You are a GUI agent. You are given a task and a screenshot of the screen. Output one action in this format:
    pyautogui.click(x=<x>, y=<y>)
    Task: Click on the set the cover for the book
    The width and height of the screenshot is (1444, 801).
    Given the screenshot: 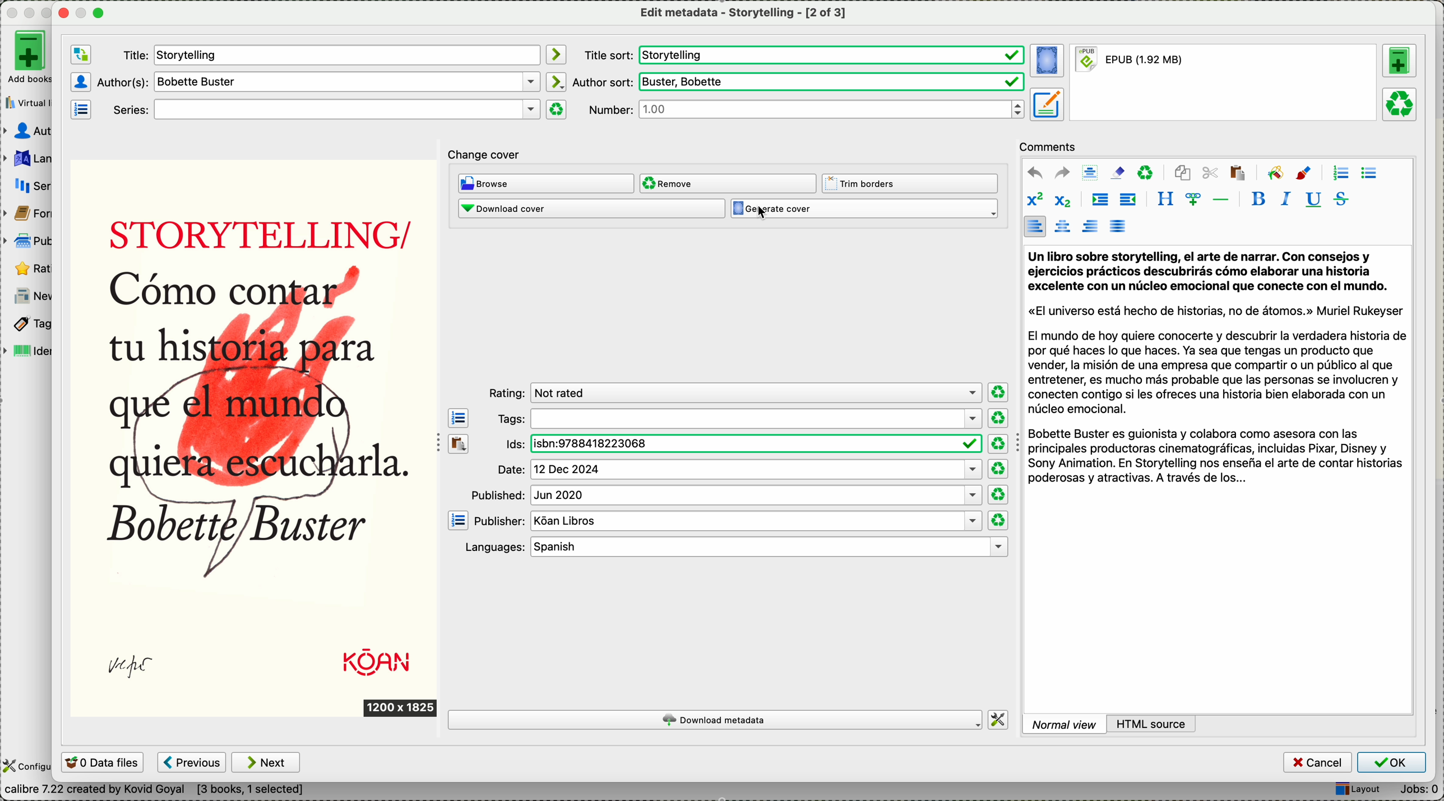 What is the action you would take?
    pyautogui.click(x=1047, y=61)
    